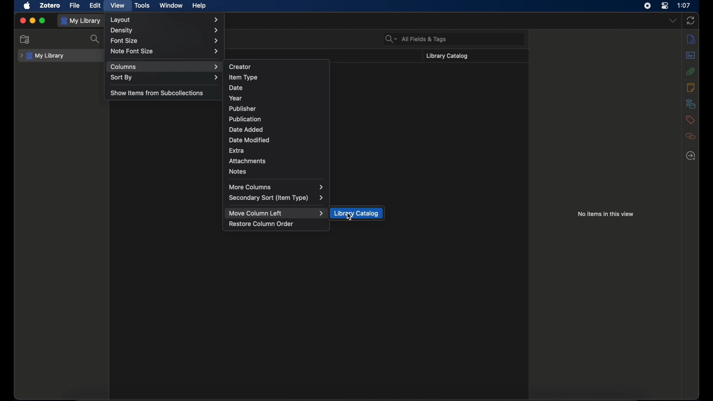 The image size is (713, 401). What do you see at coordinates (243, 77) in the screenshot?
I see `item type` at bounding box center [243, 77].